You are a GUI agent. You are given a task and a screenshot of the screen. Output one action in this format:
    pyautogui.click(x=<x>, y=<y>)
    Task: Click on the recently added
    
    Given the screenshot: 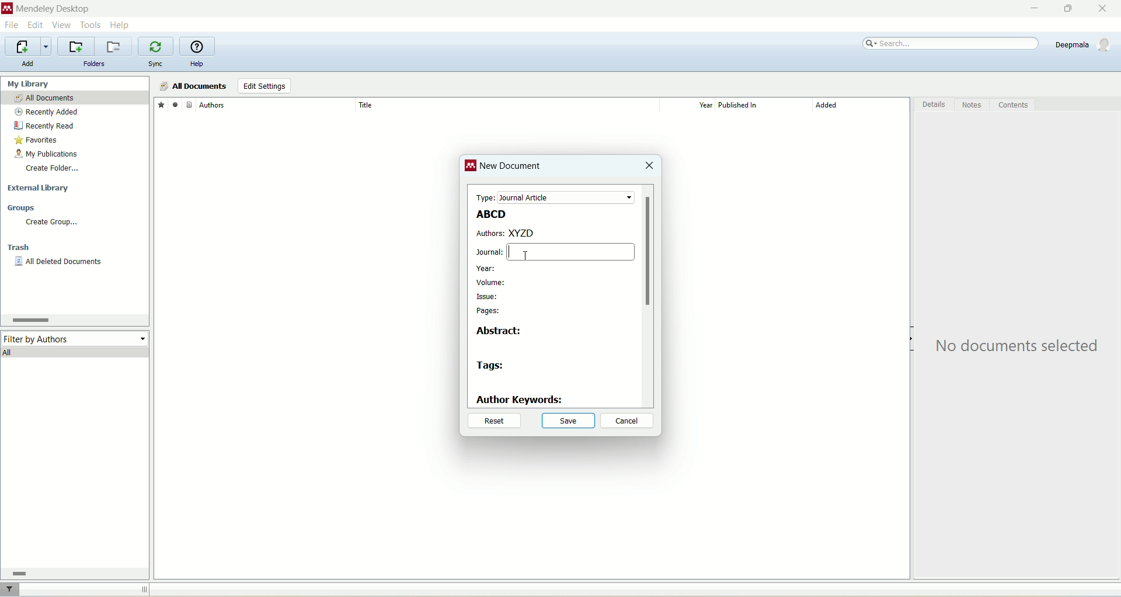 What is the action you would take?
    pyautogui.click(x=47, y=112)
    